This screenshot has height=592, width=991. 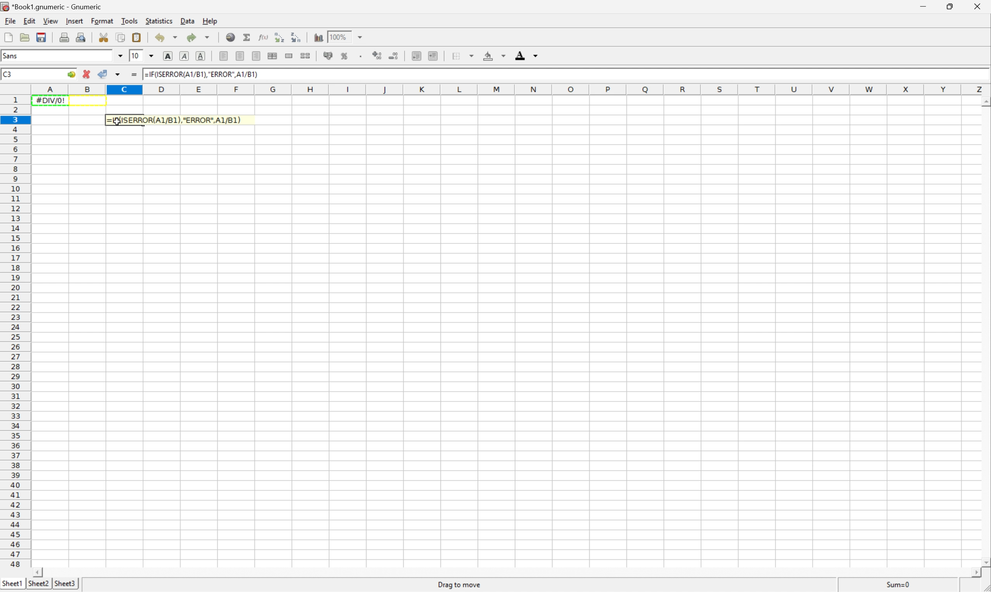 I want to click on accept change, so click(x=103, y=73).